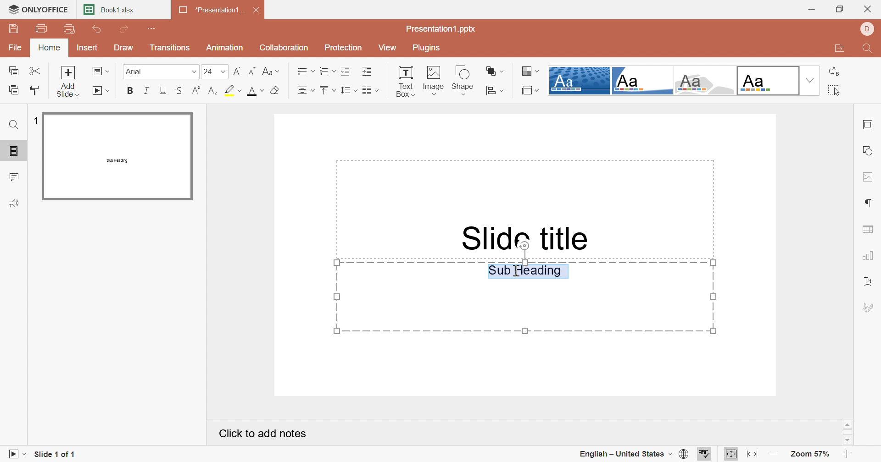 The width and height of the screenshot is (881, 462). I want to click on Cut, so click(35, 71).